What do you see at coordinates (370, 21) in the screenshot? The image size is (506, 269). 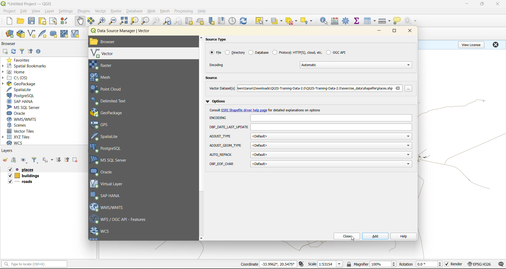 I see `attributes table` at bounding box center [370, 21].